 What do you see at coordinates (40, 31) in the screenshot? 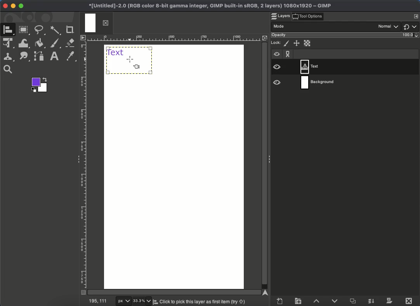
I see `Freehand tool` at bounding box center [40, 31].